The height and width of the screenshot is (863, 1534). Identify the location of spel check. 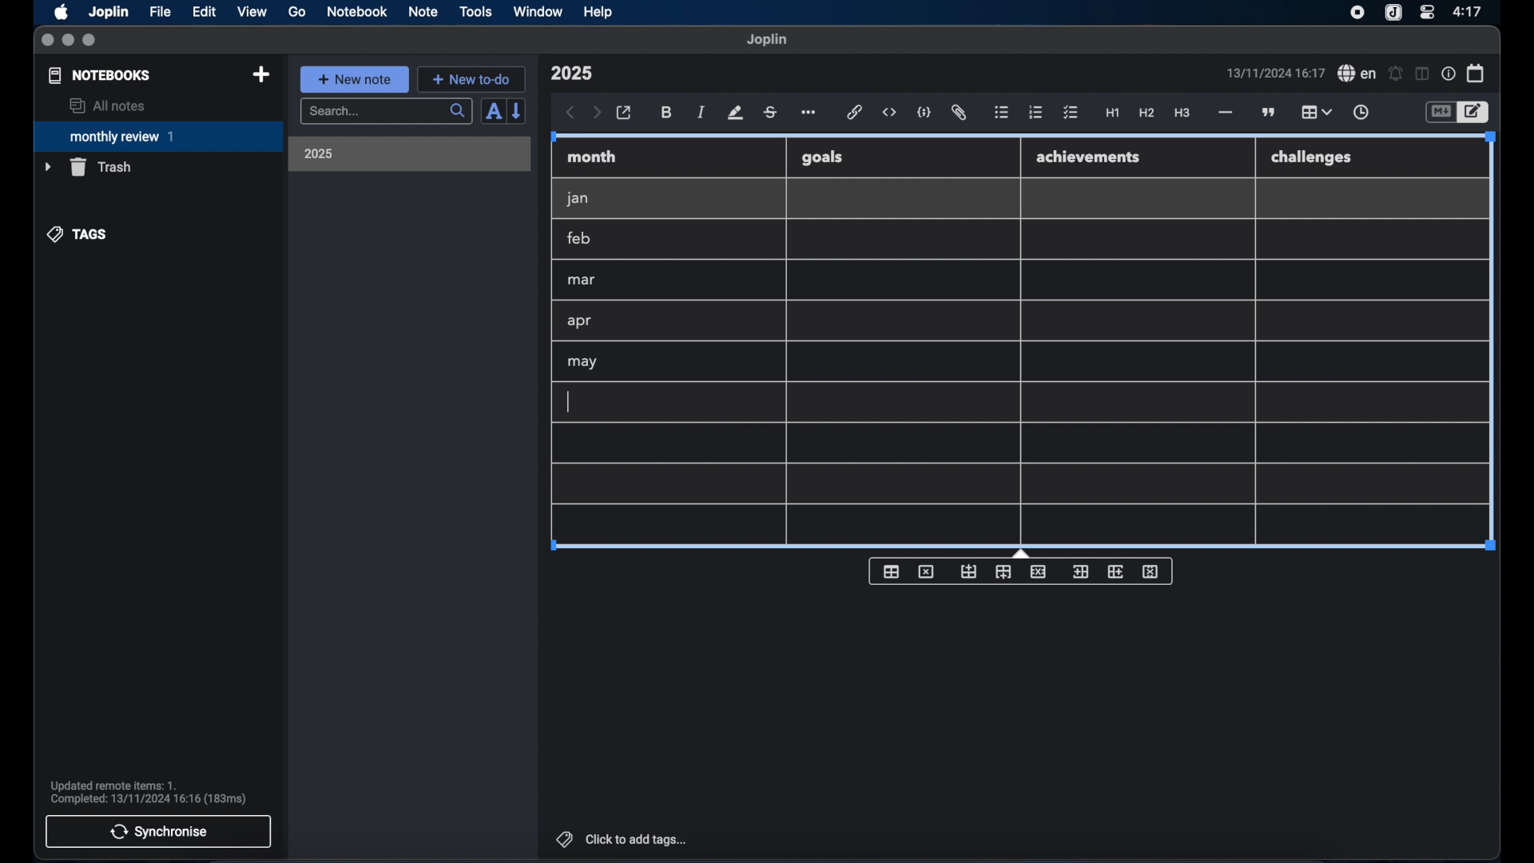
(1357, 74).